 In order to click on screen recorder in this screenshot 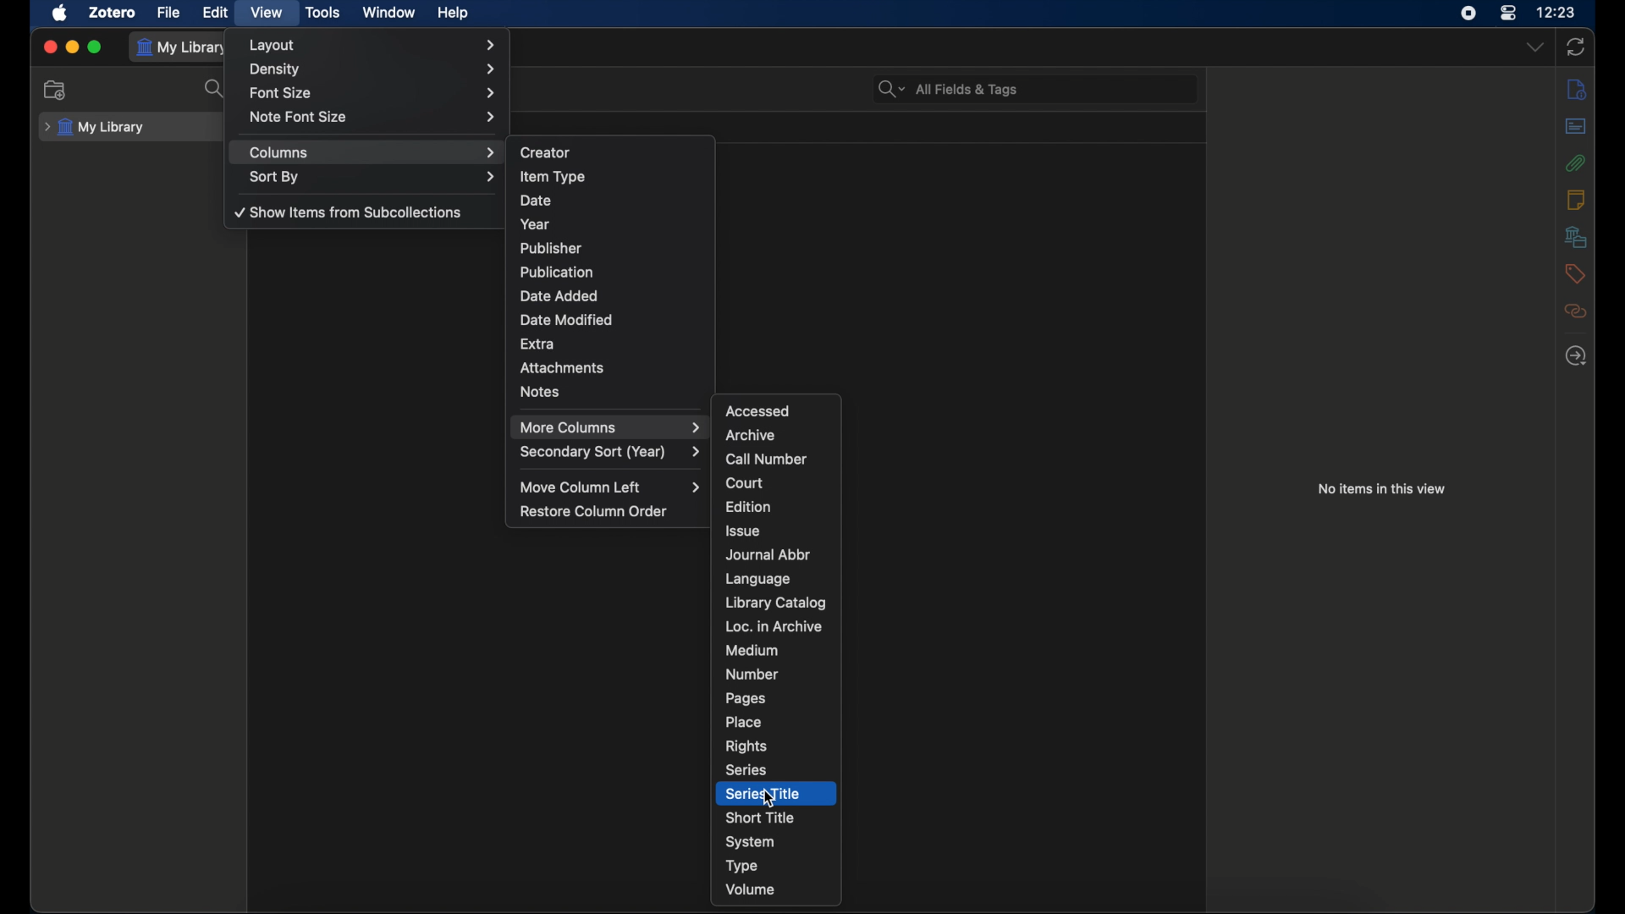, I will do `click(1468, 14)`.